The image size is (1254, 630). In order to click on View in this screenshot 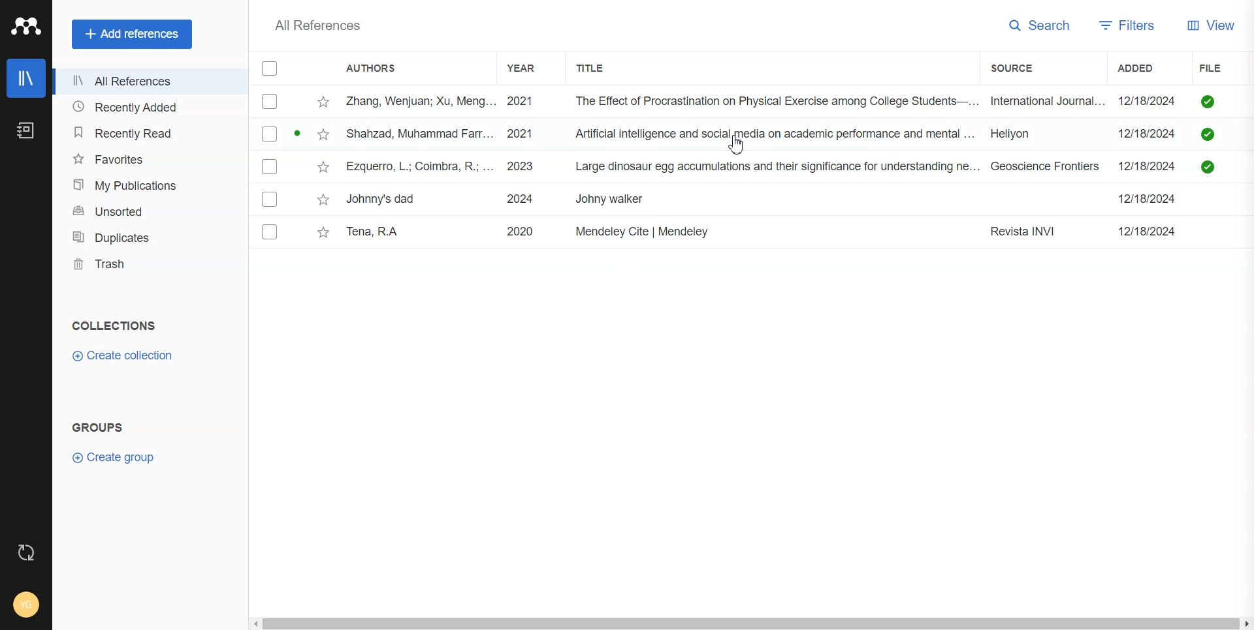, I will do `click(1208, 24)`.